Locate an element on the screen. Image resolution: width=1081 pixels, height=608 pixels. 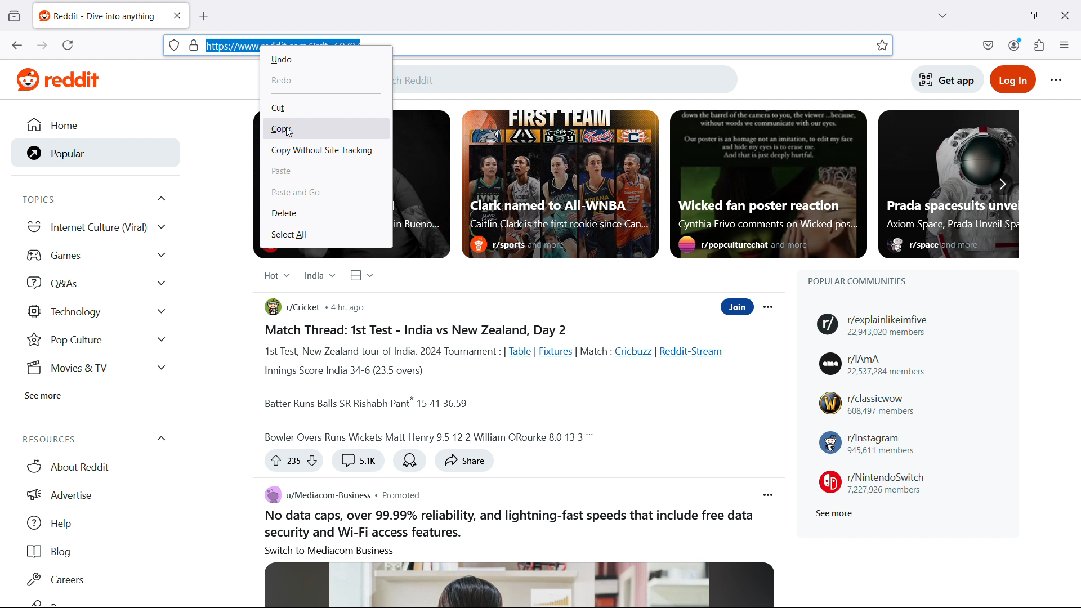
select all is located at coordinates (325, 233).